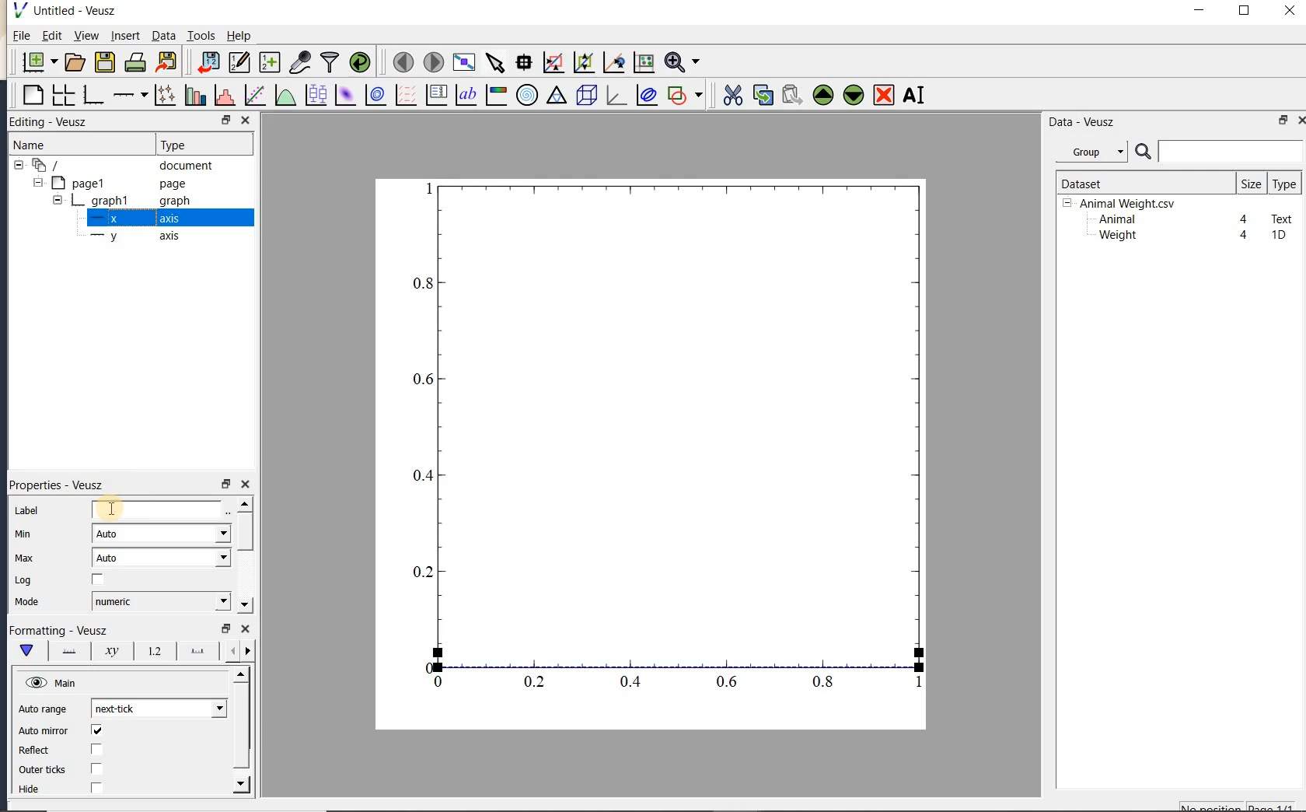 Image resolution: width=1306 pixels, height=812 pixels. I want to click on Data - Veusz, so click(1095, 152).